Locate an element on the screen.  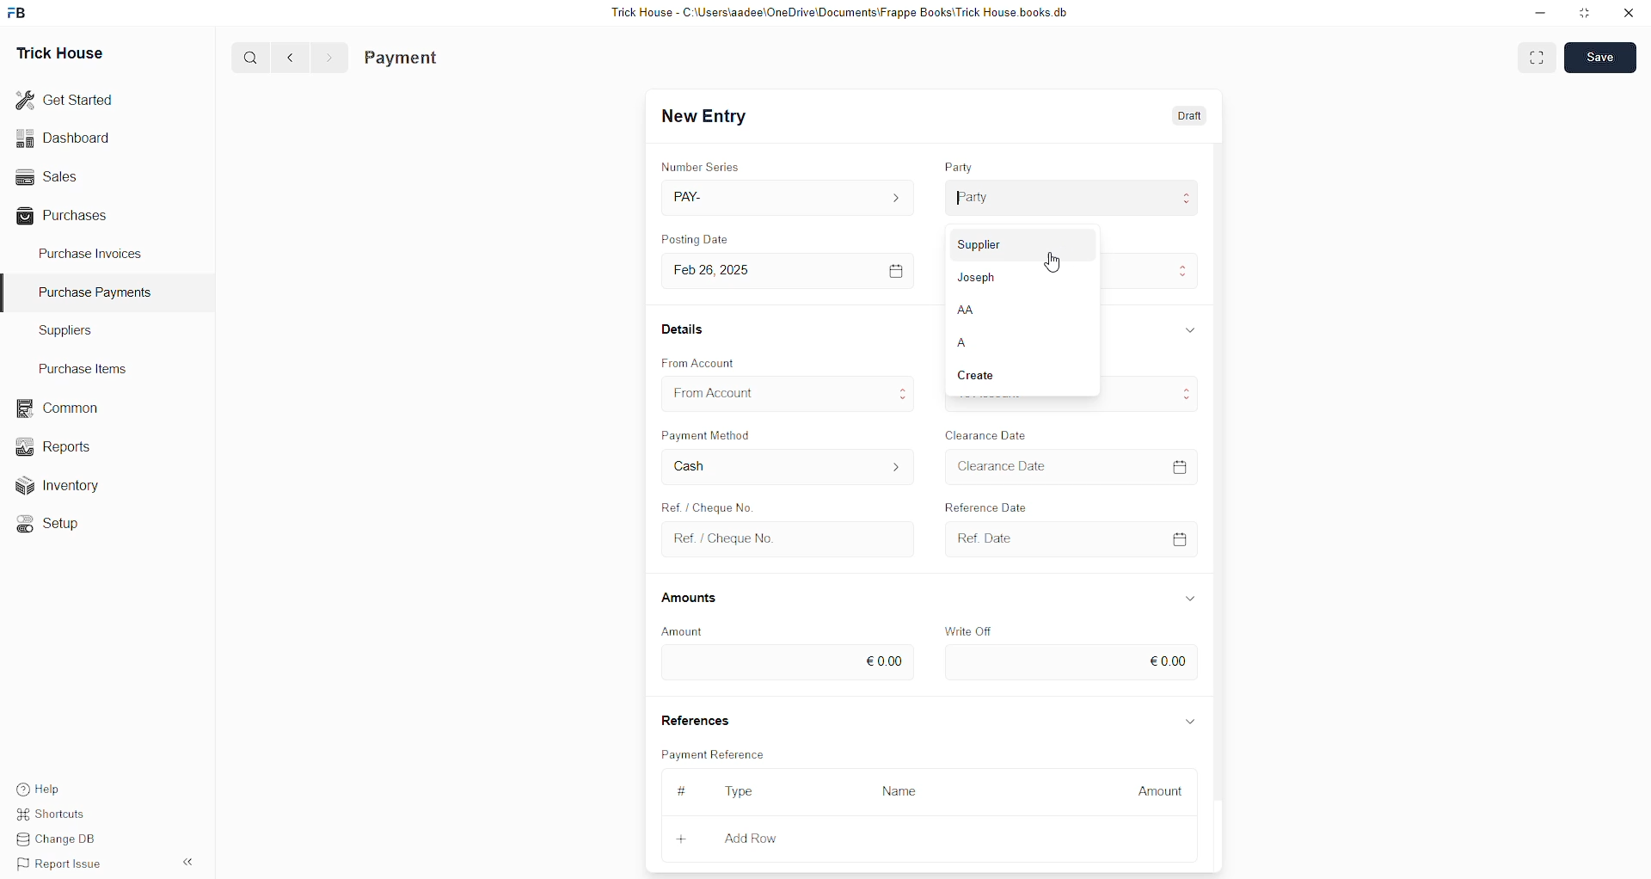
Report Issue is located at coordinates (56, 862).